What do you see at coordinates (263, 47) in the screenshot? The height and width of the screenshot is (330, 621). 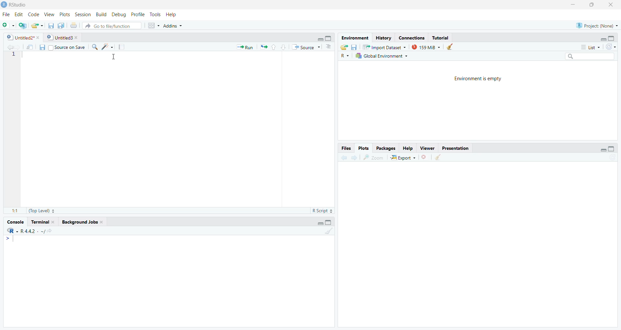 I see `Re-run` at bounding box center [263, 47].